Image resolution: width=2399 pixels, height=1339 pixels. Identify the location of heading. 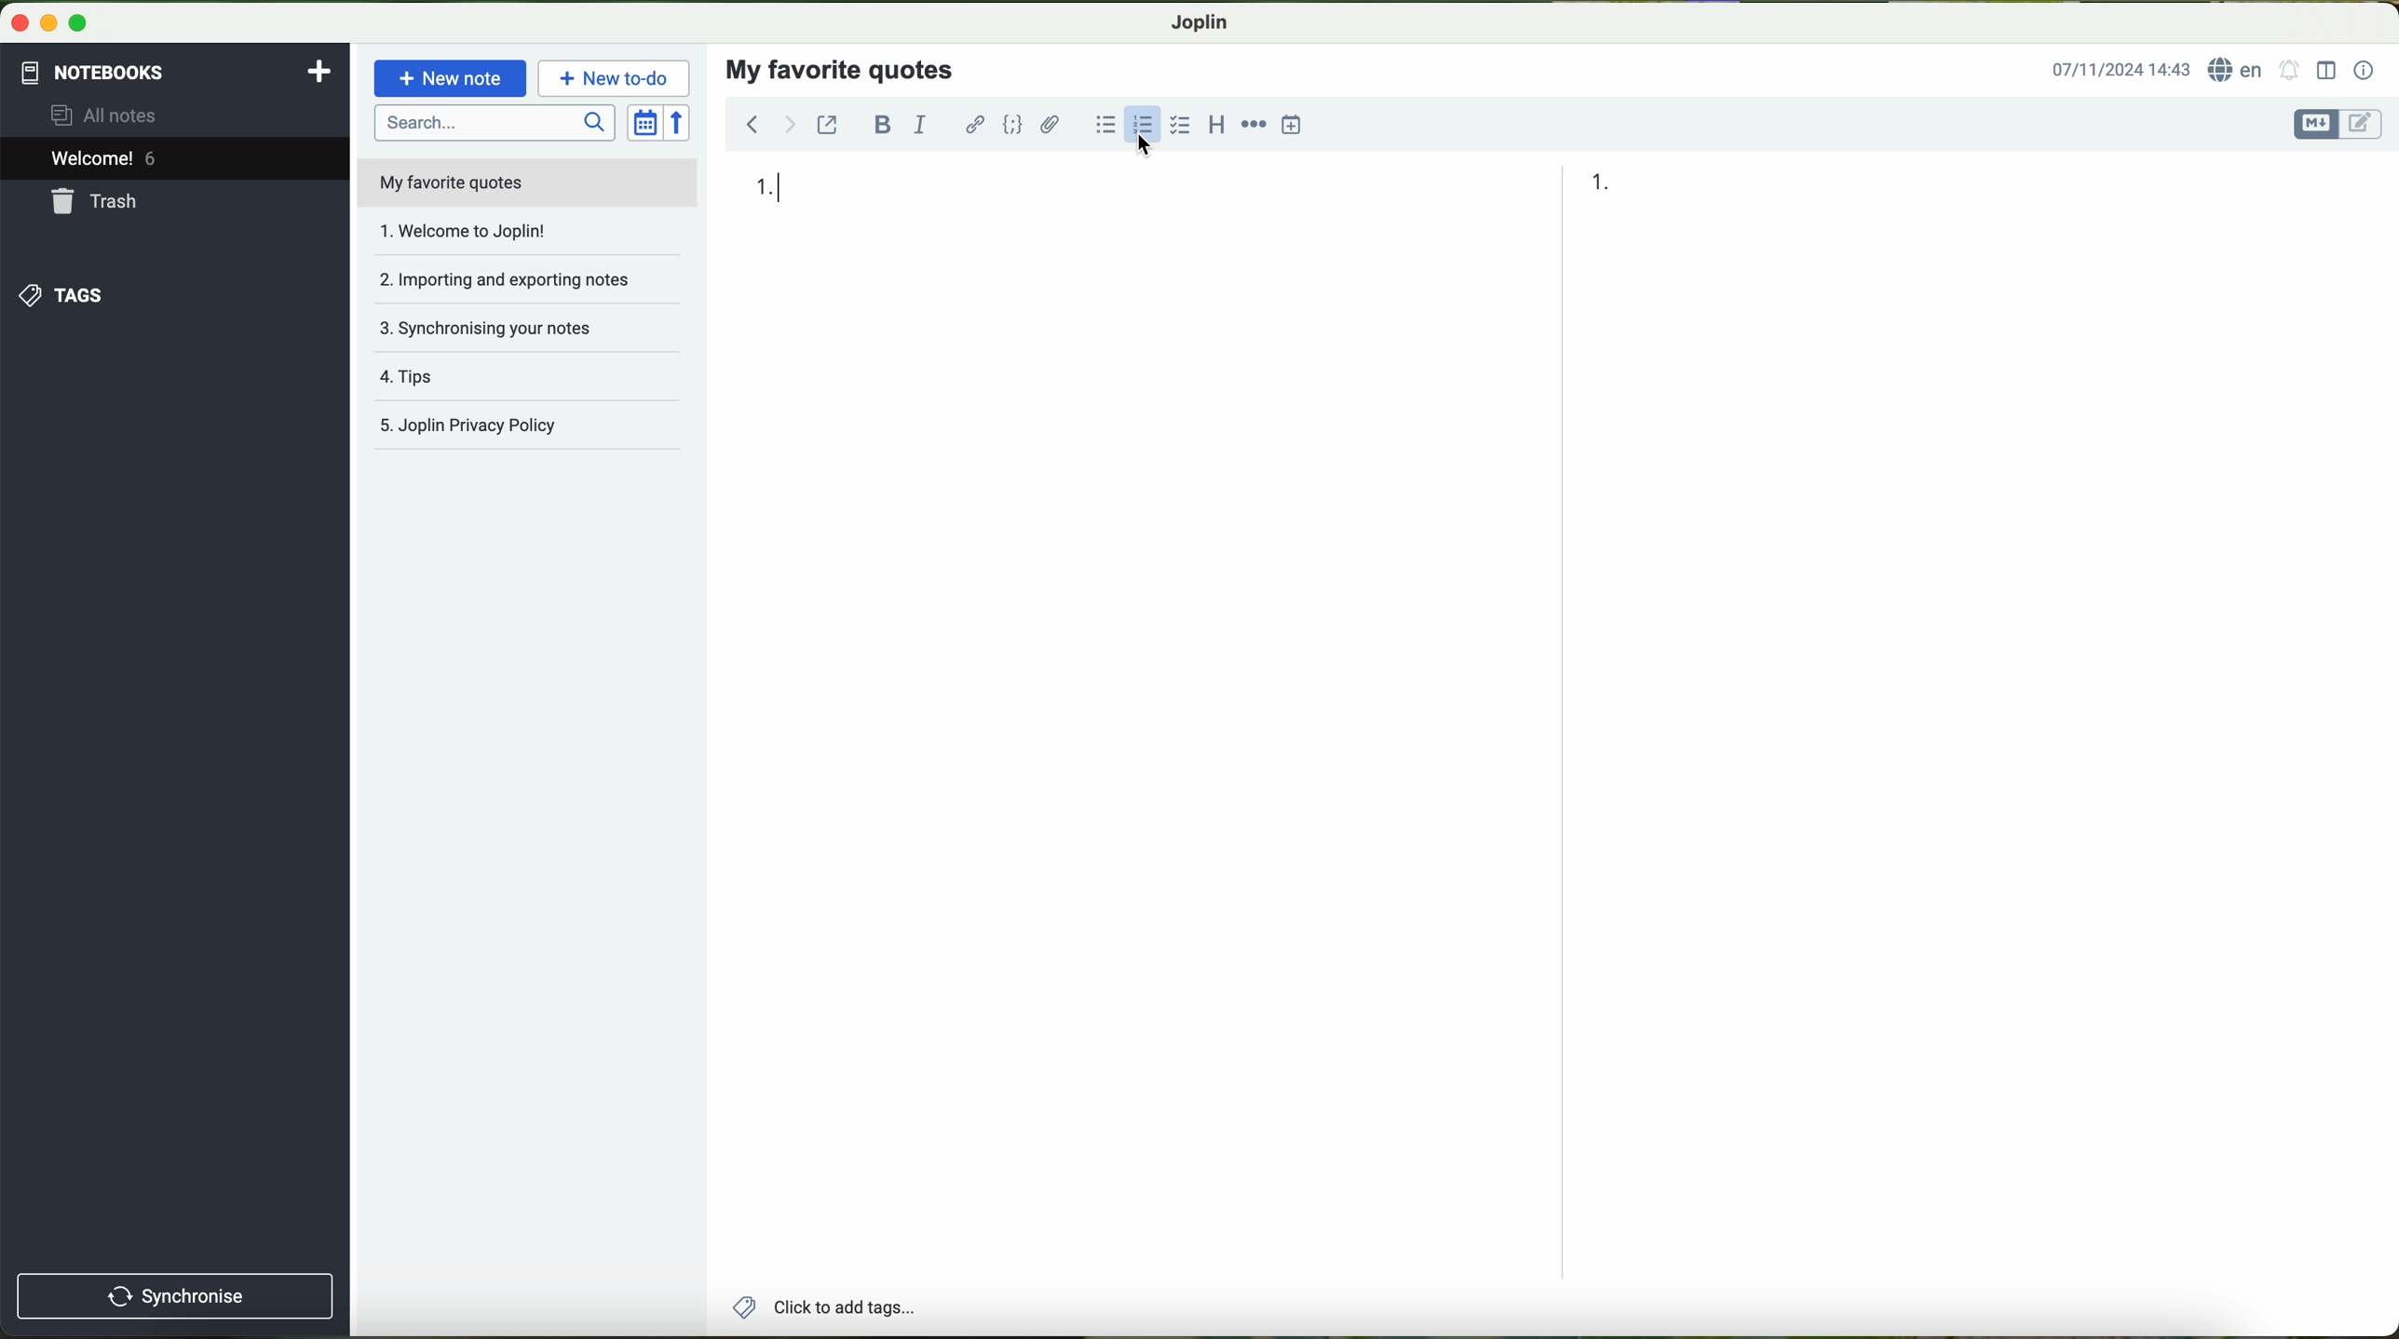
(1219, 127).